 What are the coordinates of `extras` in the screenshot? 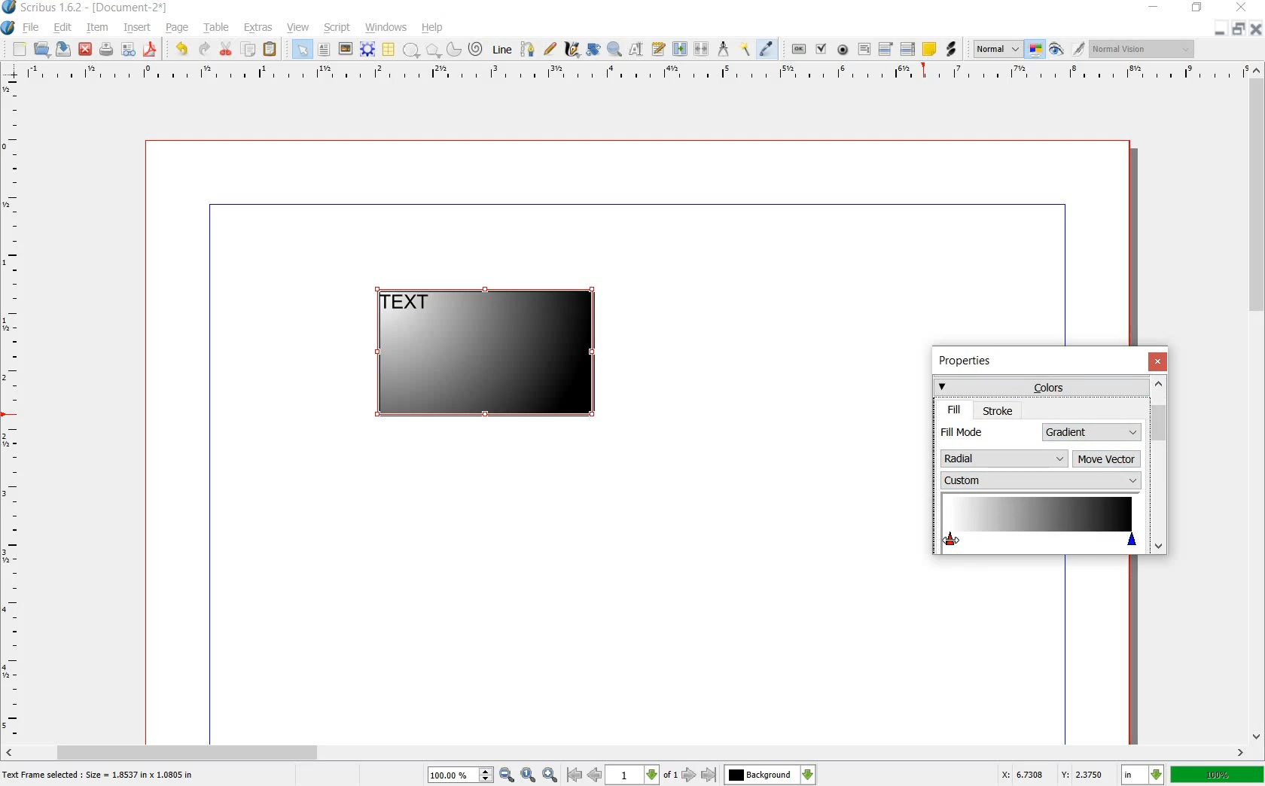 It's located at (258, 28).